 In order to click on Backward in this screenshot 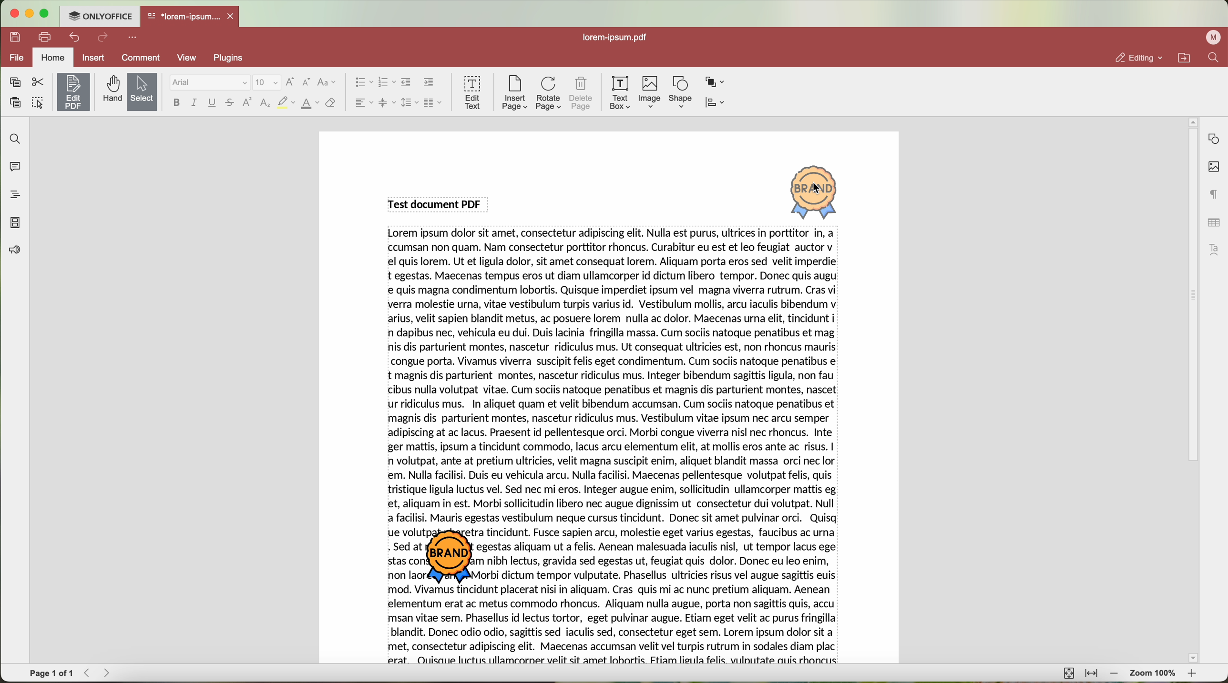, I will do `click(90, 673)`.